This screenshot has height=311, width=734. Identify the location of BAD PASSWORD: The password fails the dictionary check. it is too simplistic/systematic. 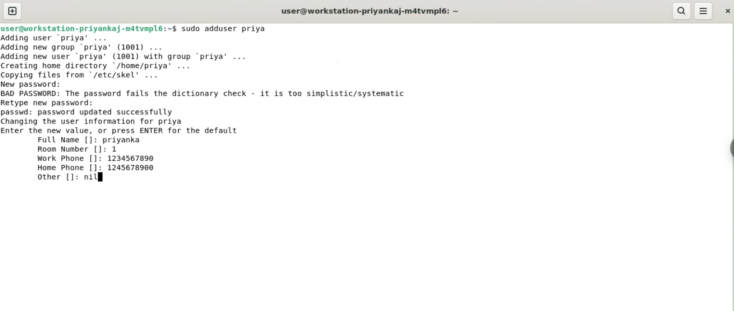
(217, 94).